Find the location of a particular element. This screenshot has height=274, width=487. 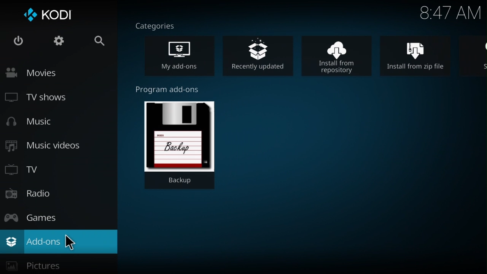

Install from repository is located at coordinates (337, 55).